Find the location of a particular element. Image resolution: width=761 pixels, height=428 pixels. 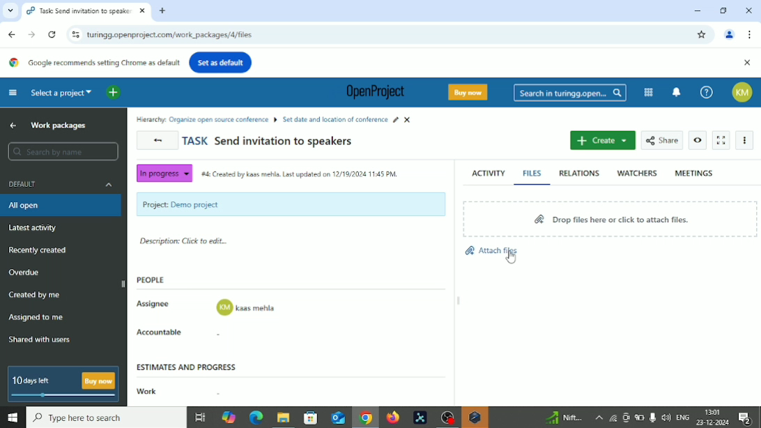

Watchers is located at coordinates (637, 173).